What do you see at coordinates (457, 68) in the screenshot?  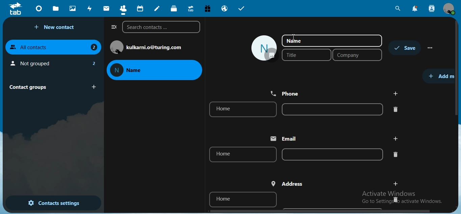 I see `scroll bar` at bounding box center [457, 68].